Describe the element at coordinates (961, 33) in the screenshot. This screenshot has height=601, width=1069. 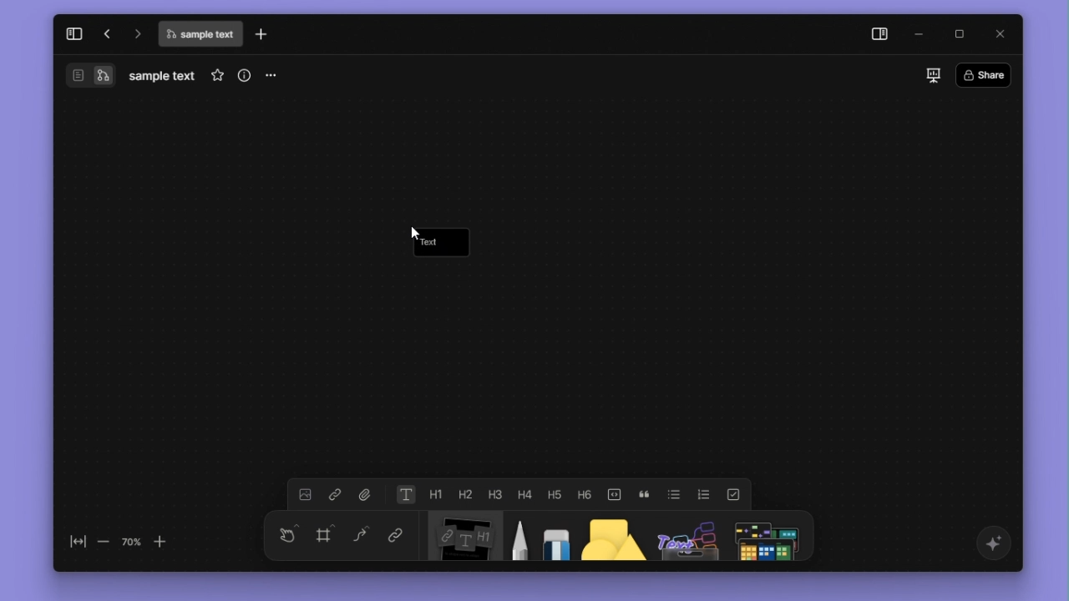
I see `maximize` at that location.